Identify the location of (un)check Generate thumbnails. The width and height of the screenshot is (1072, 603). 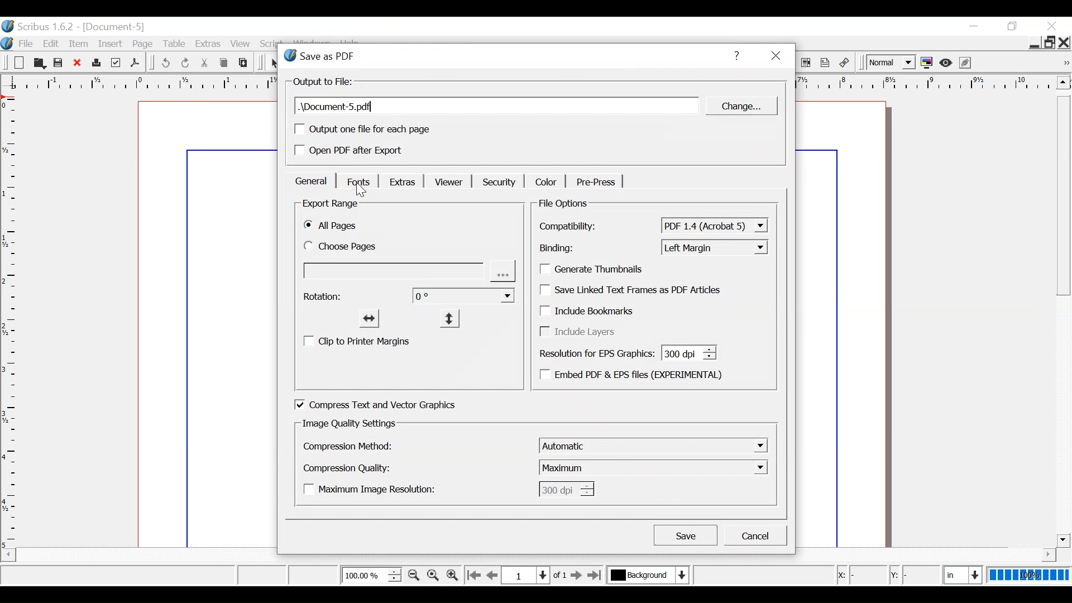
(597, 269).